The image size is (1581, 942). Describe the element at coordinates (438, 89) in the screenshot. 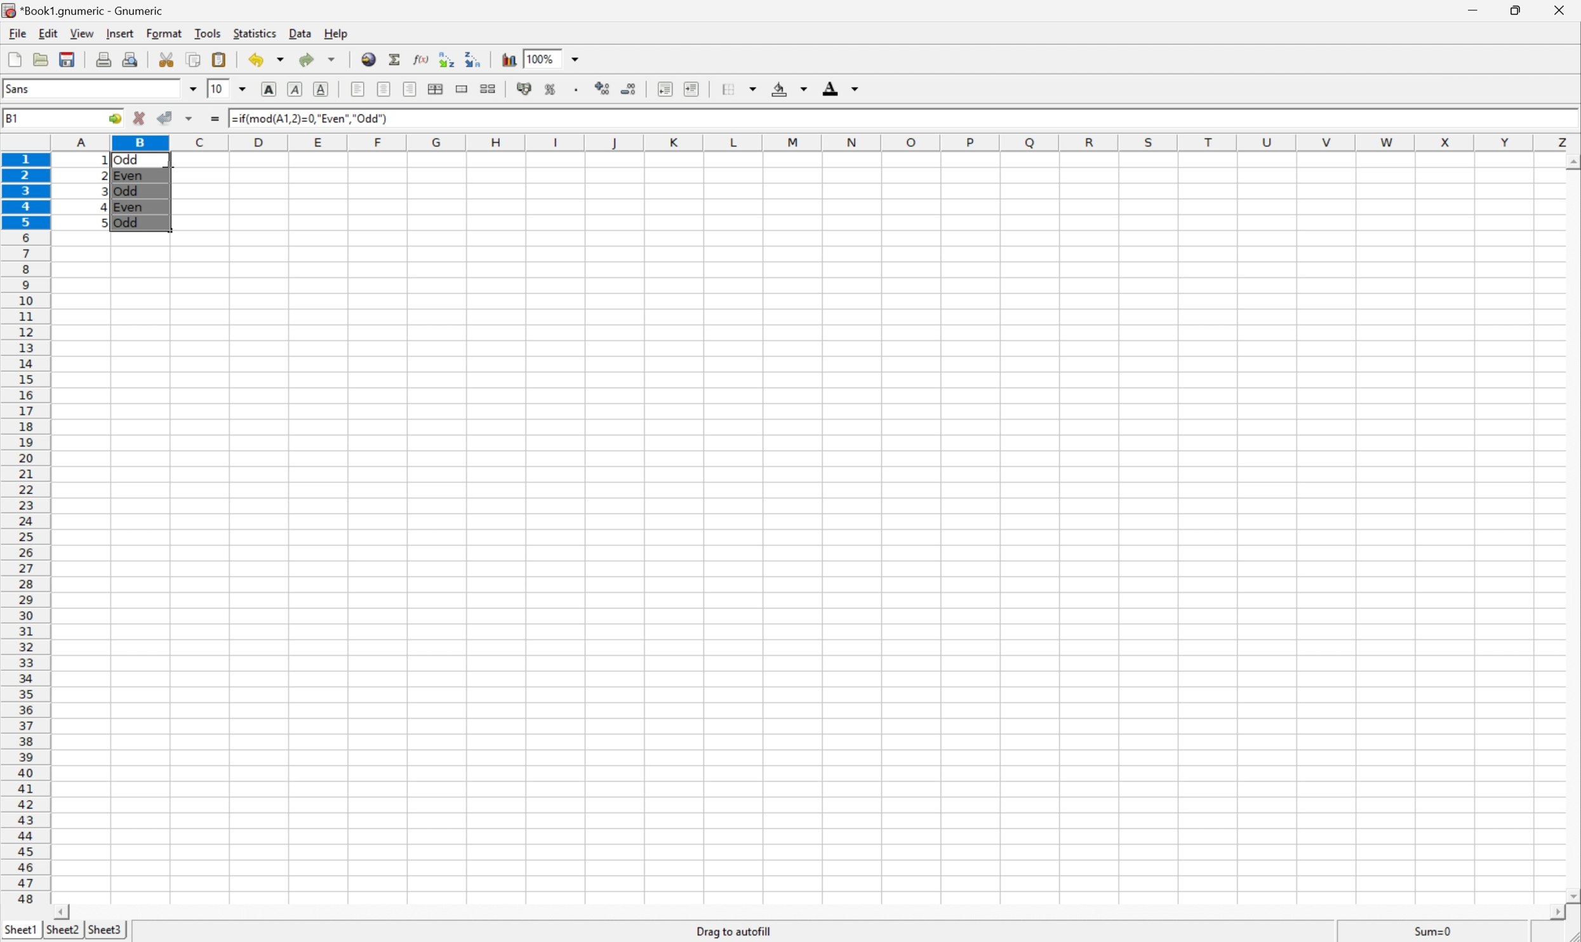

I see `Center horizontally across selection` at that location.